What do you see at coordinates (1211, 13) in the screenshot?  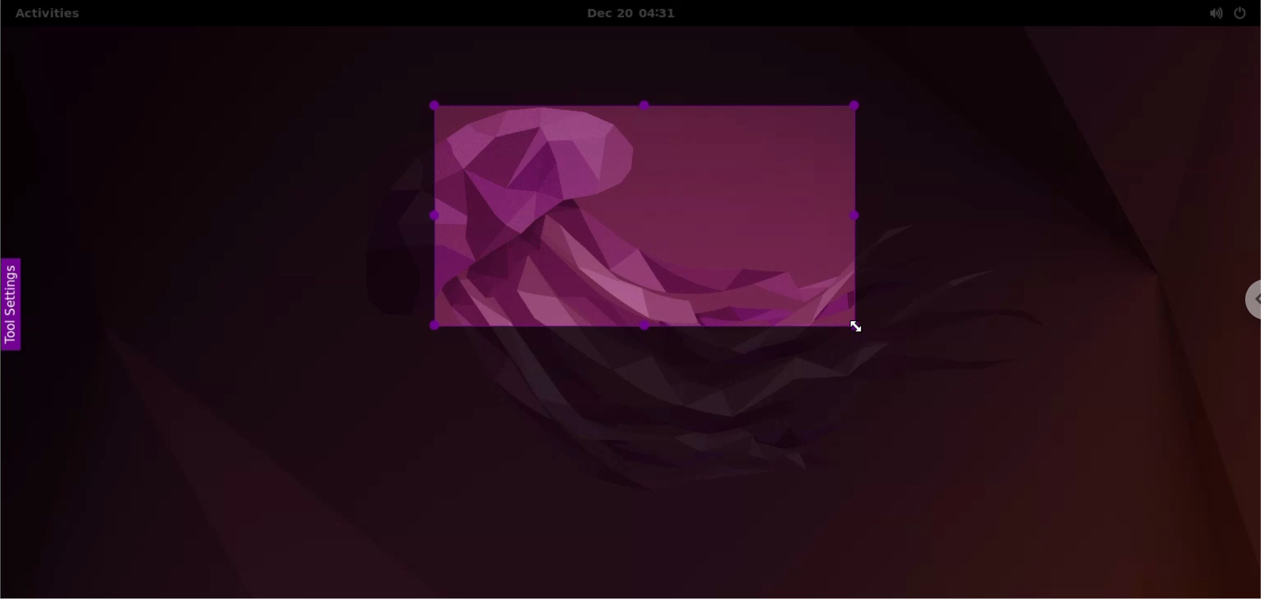 I see `sound setting options` at bounding box center [1211, 13].